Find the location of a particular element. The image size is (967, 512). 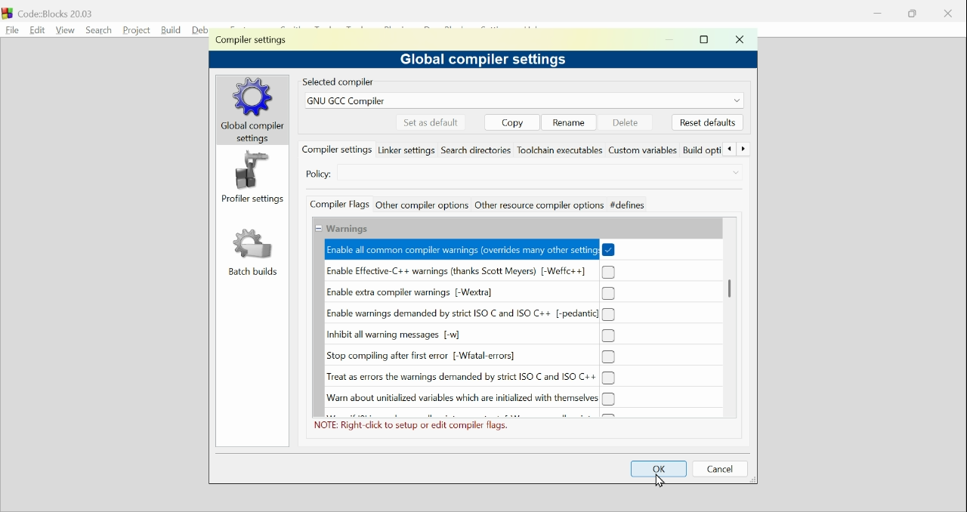

Cursor is located at coordinates (660, 482).